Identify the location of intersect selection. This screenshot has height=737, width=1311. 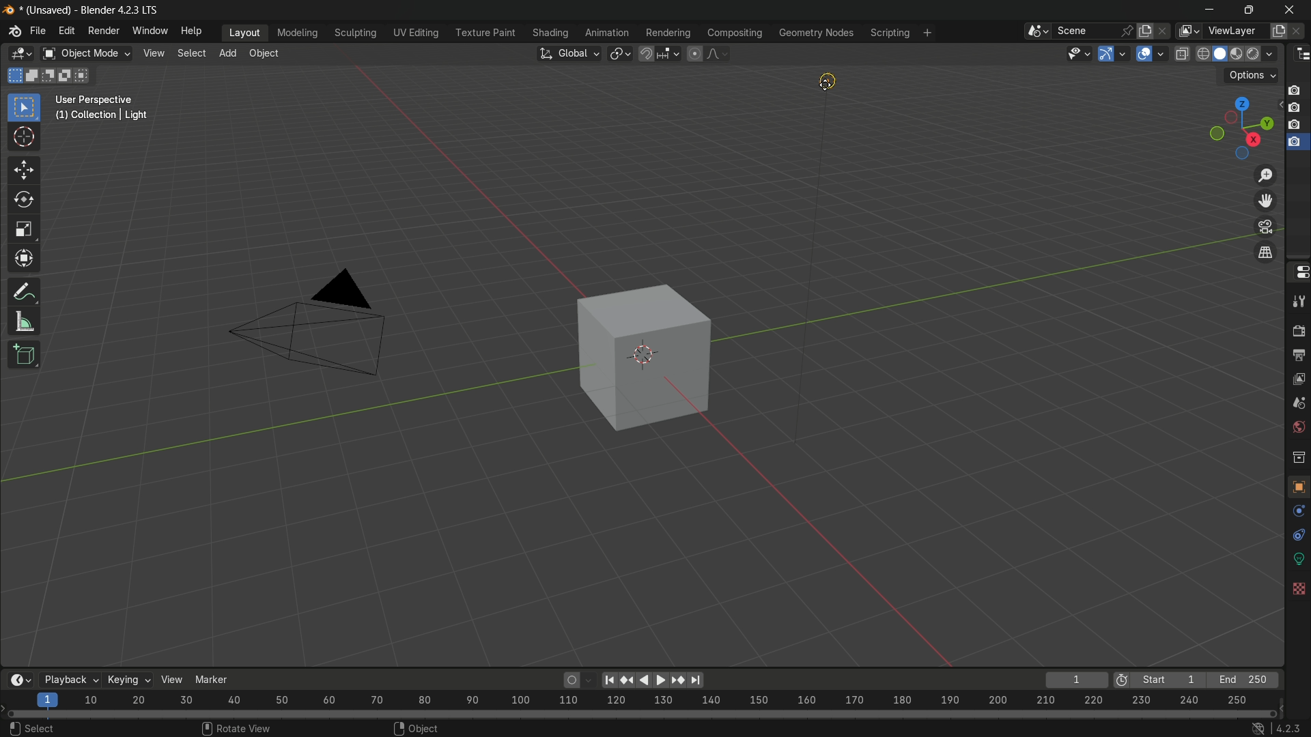
(87, 74).